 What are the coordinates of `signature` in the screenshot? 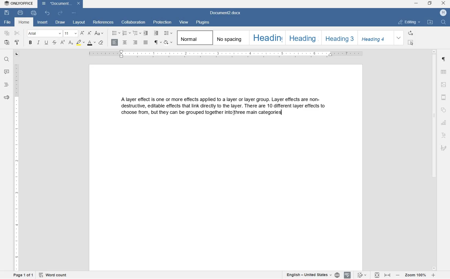 It's located at (444, 148).